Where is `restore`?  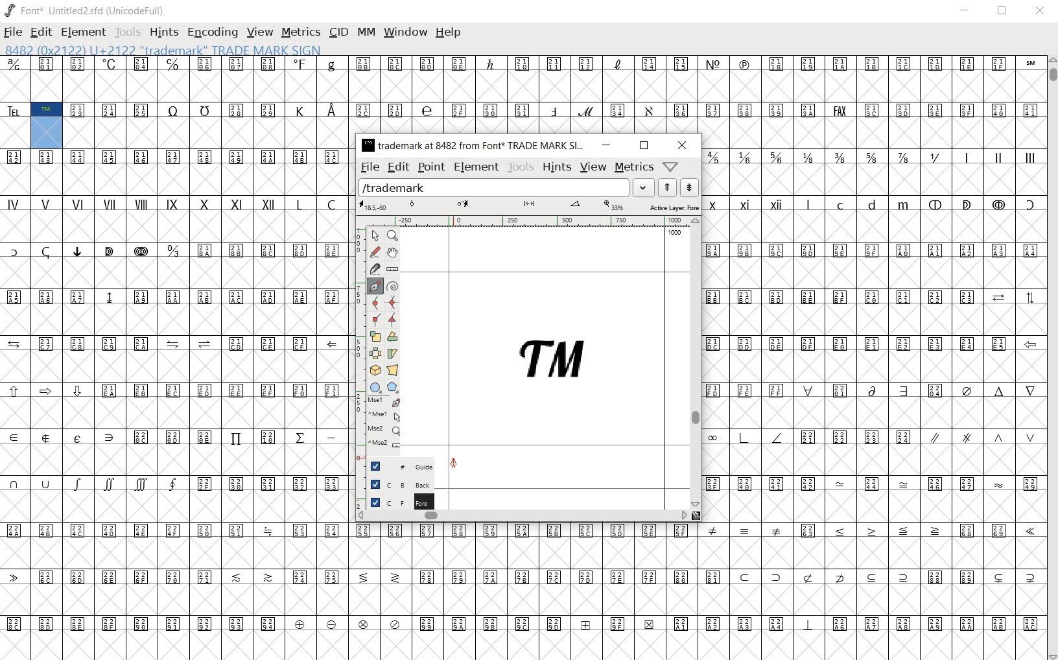
restore is located at coordinates (644, 146).